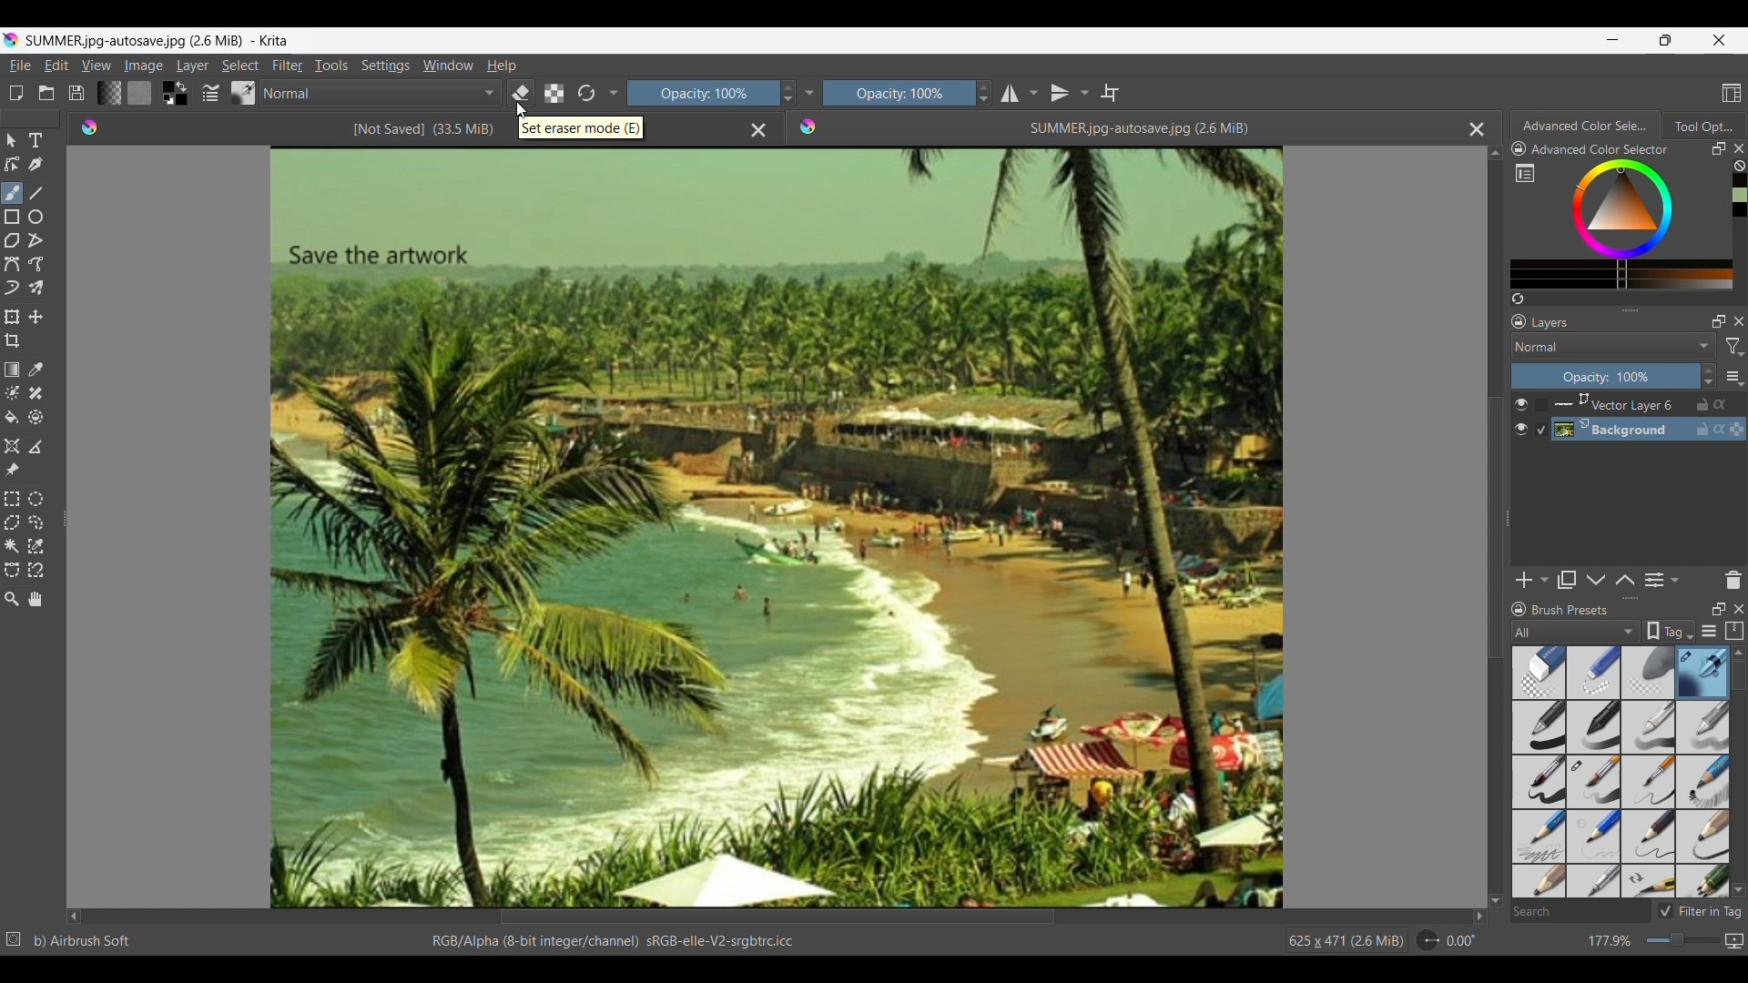 This screenshot has width=1748, height=983. Describe the element at coordinates (521, 93) in the screenshot. I see `Set eraser mode` at that location.